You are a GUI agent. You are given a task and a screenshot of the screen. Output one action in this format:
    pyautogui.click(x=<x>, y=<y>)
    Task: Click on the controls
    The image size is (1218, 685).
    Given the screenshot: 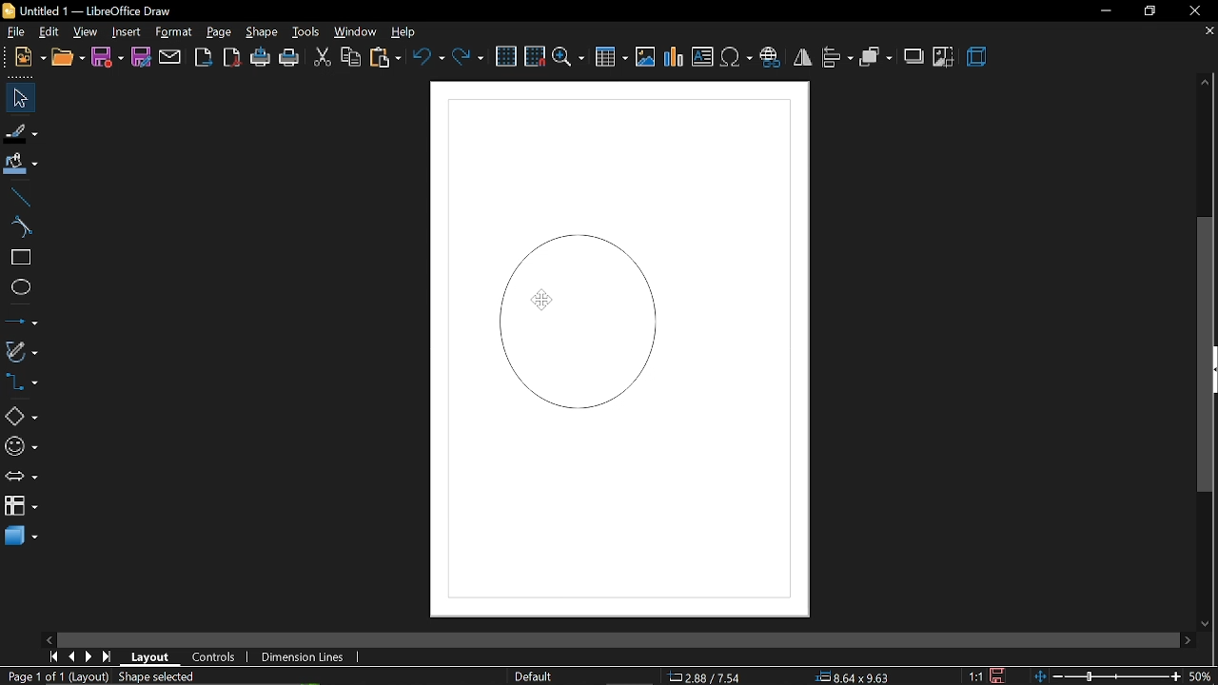 What is the action you would take?
    pyautogui.click(x=212, y=656)
    